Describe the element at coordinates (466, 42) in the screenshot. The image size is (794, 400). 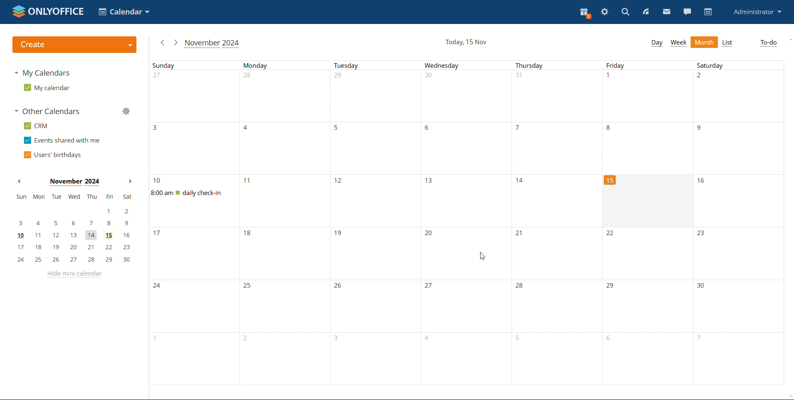
I see `current date` at that location.